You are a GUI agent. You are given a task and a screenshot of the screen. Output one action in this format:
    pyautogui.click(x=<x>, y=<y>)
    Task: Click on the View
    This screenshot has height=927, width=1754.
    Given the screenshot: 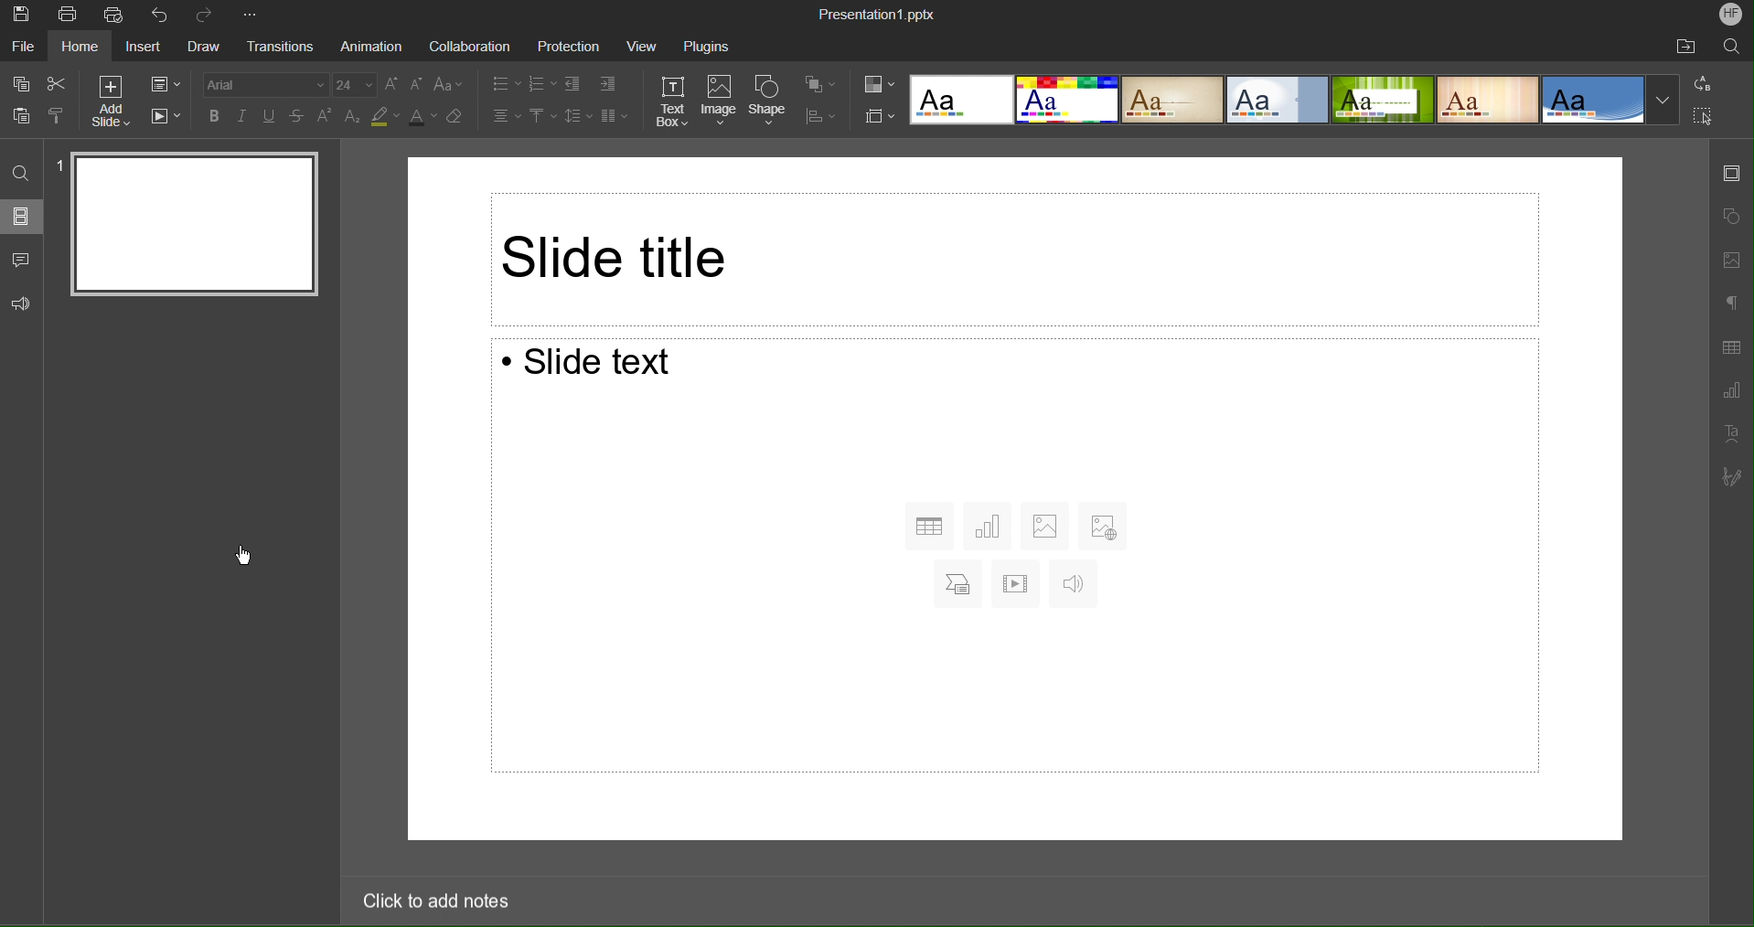 What is the action you would take?
    pyautogui.click(x=641, y=46)
    